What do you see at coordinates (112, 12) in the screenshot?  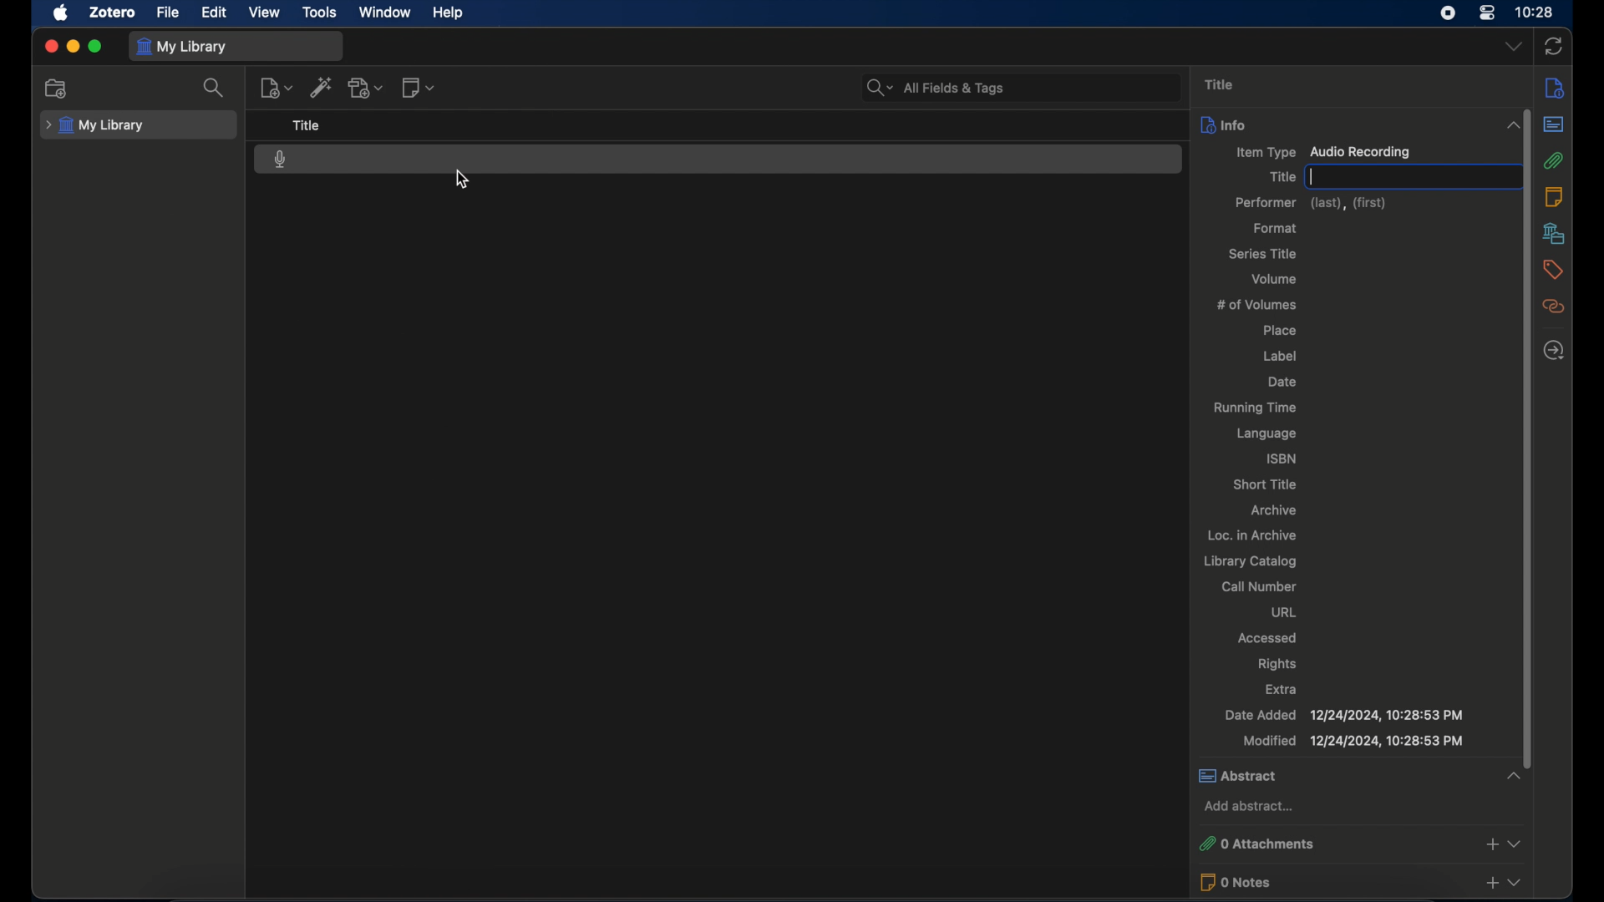 I see `zotero` at bounding box center [112, 12].